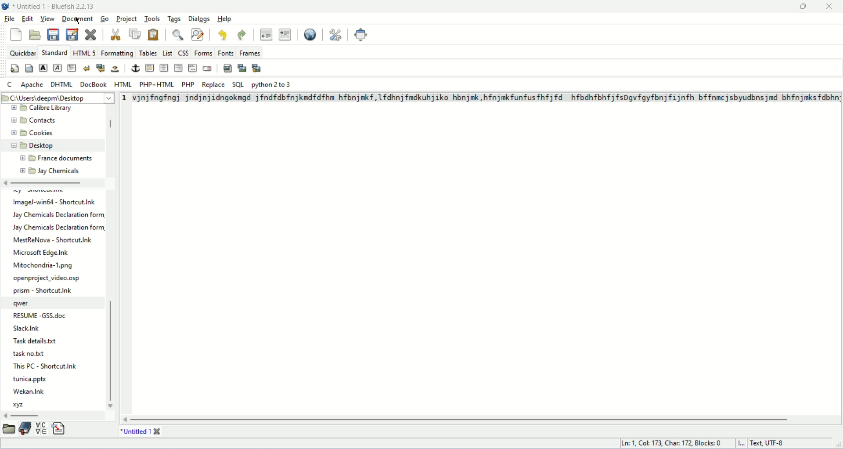 This screenshot has height=449, width=843. Describe the element at coordinates (167, 52) in the screenshot. I see `list` at that location.